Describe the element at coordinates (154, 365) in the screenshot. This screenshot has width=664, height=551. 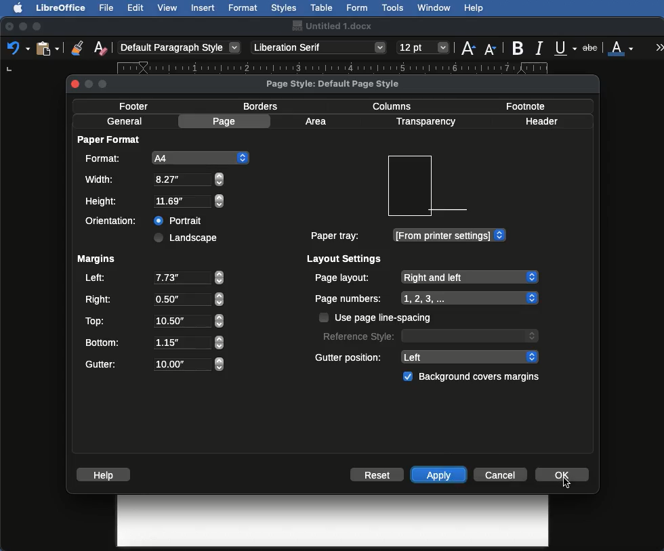
I see `Gutter` at that location.